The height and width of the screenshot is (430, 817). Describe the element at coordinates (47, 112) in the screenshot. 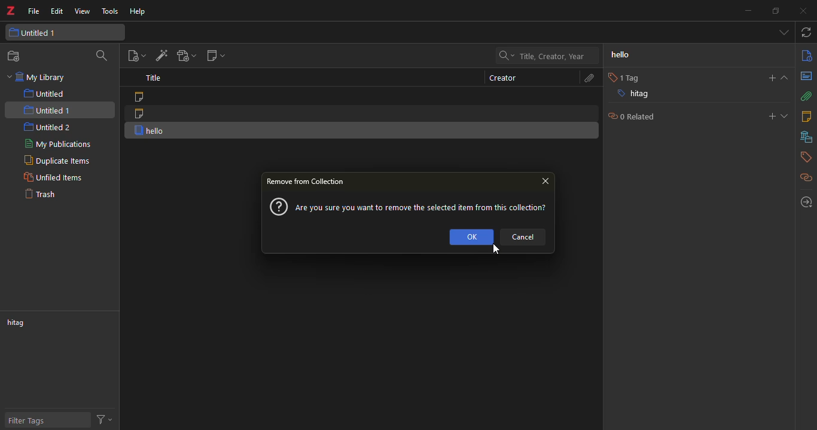

I see `untitled 1` at that location.